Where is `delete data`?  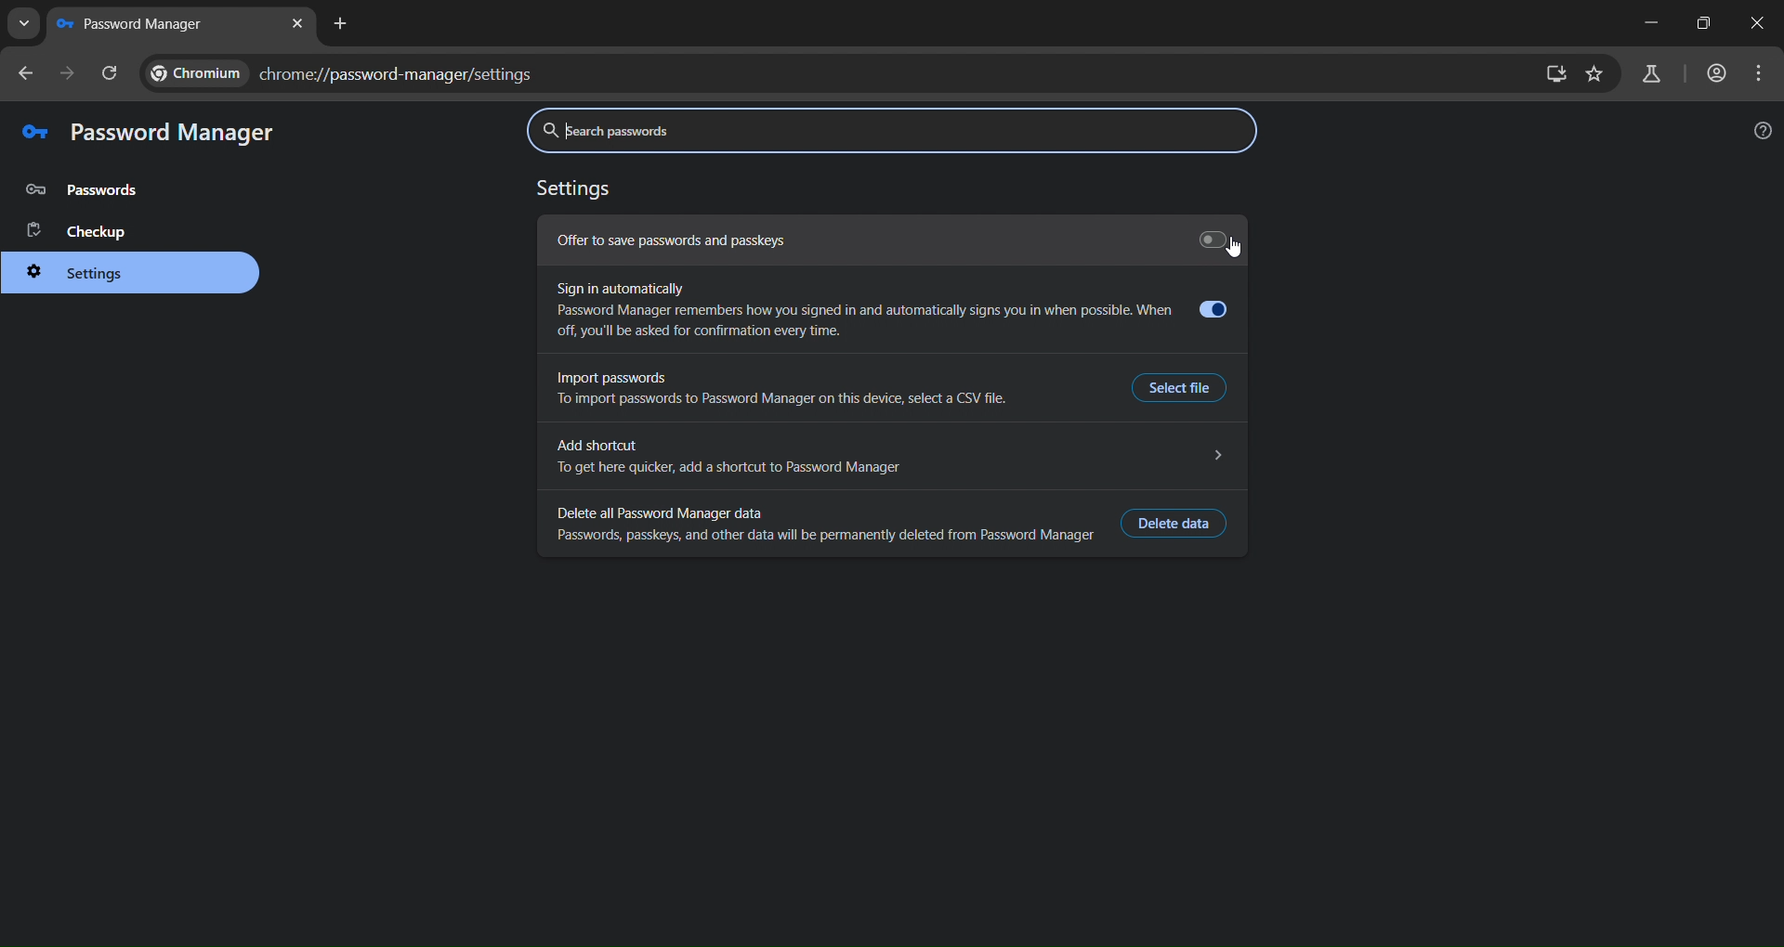 delete data is located at coordinates (1173, 522).